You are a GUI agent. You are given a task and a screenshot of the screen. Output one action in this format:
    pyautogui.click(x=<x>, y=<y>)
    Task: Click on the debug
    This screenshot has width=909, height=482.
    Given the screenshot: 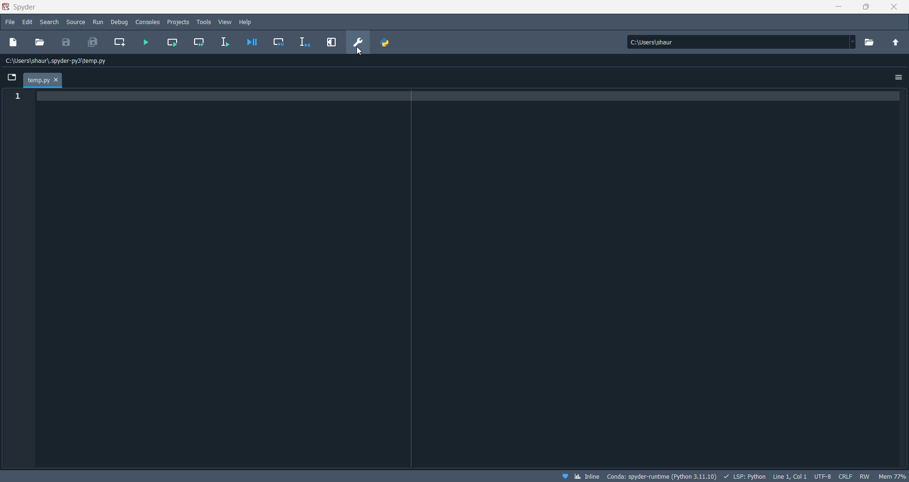 What is the action you would take?
    pyautogui.click(x=120, y=22)
    